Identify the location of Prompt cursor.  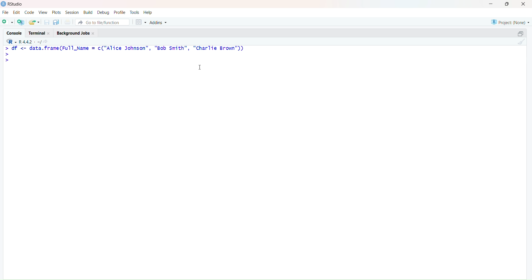
(8, 55).